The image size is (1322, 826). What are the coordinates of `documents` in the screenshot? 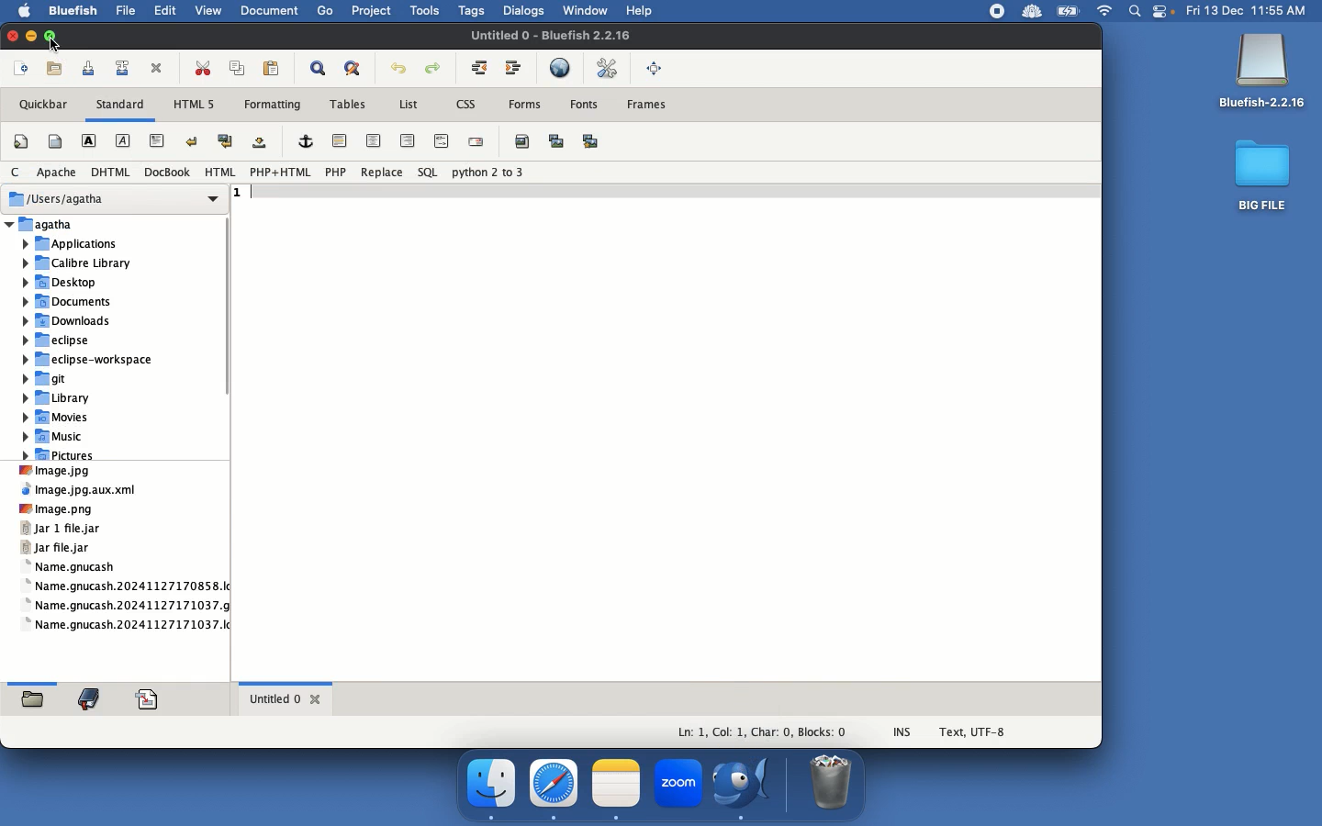 It's located at (73, 301).